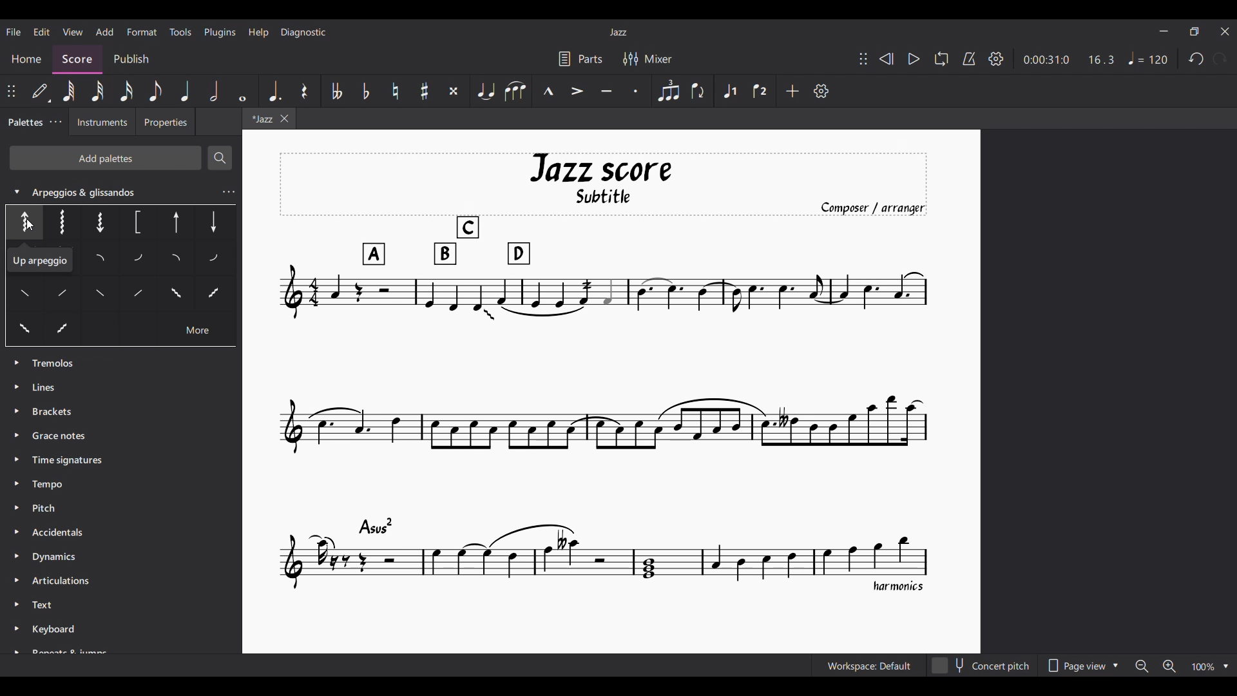 The image size is (1237, 696). What do you see at coordinates (53, 412) in the screenshot?
I see `Brackets` at bounding box center [53, 412].